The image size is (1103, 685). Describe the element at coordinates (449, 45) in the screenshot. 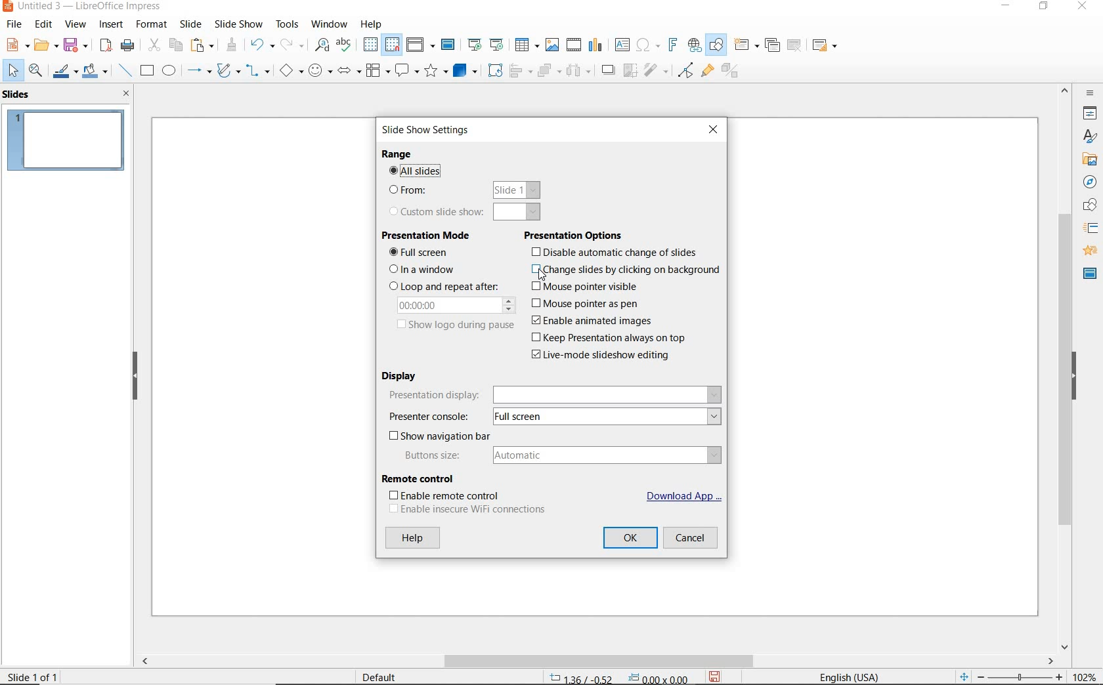

I see `MASTER SLIDE` at that location.